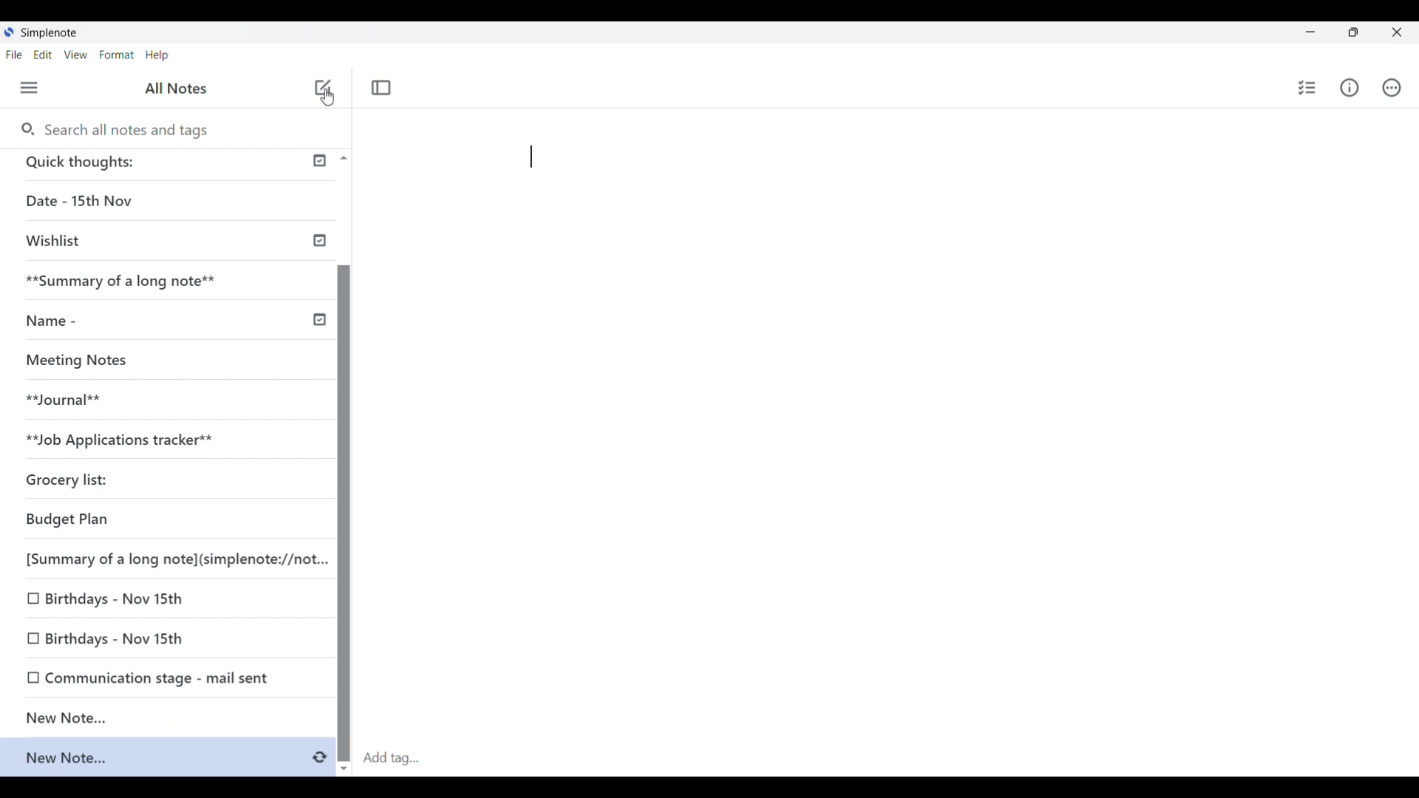 Image resolution: width=1419 pixels, height=798 pixels. Describe the element at coordinates (178, 87) in the screenshot. I see `Title of left panel` at that location.